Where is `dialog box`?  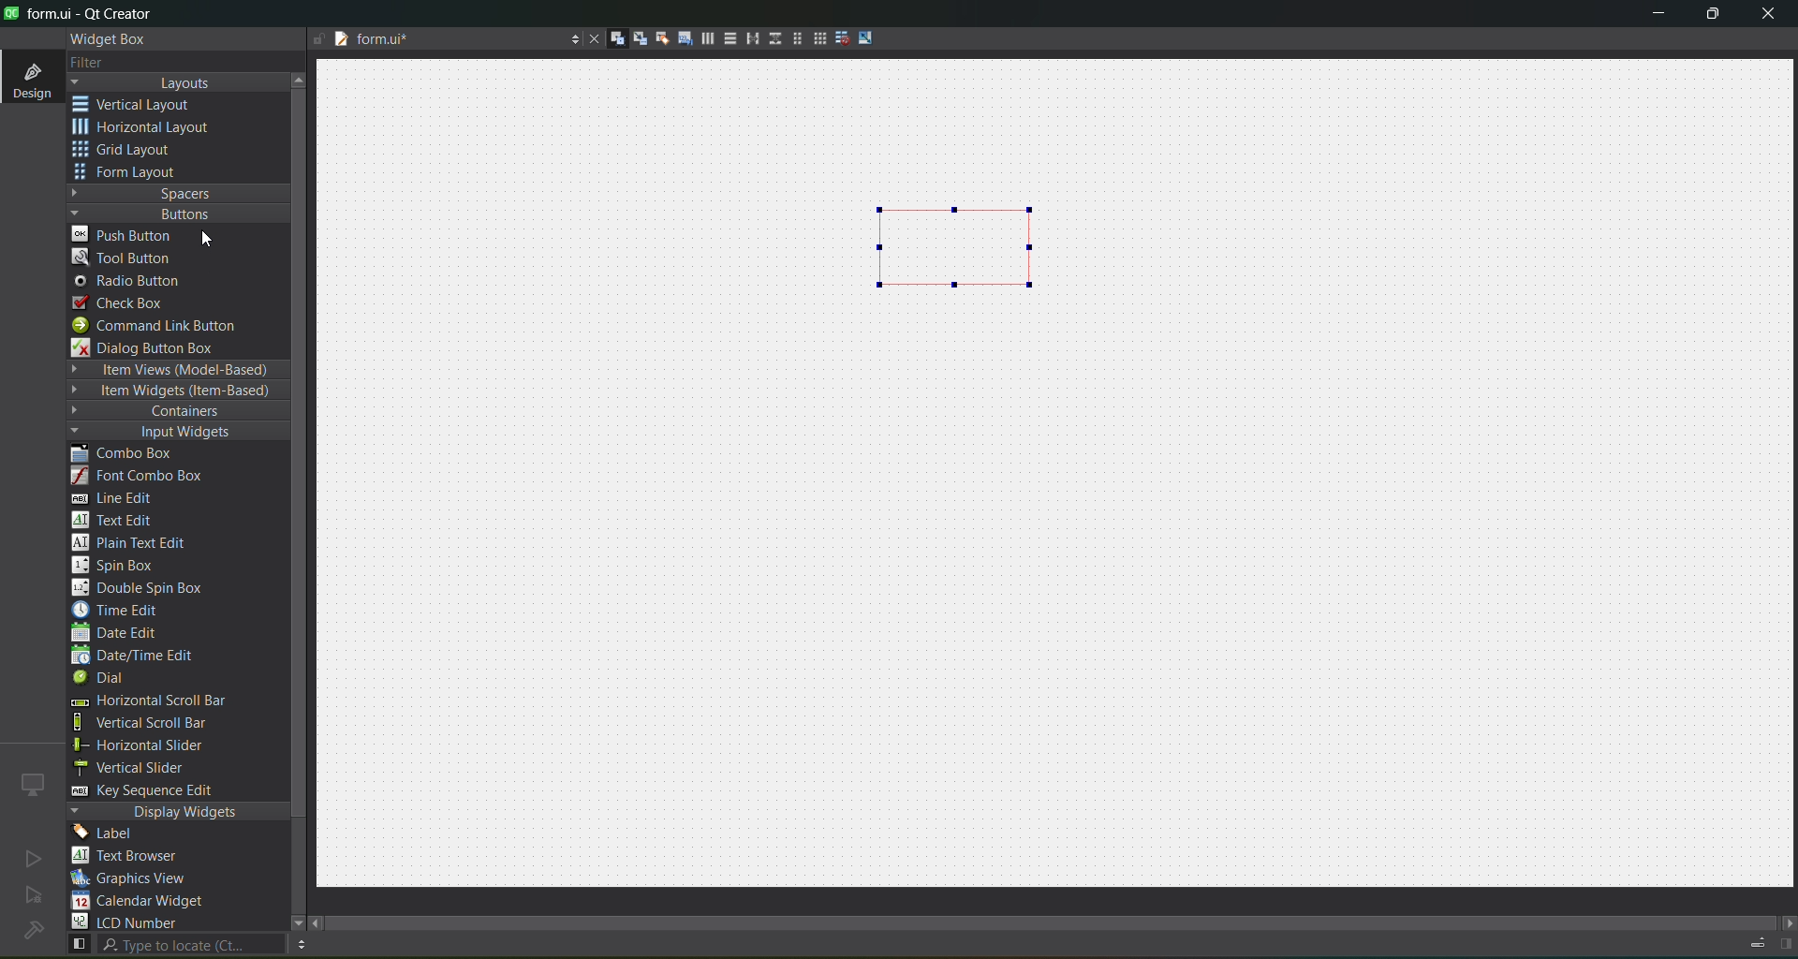
dialog box is located at coordinates (156, 347).